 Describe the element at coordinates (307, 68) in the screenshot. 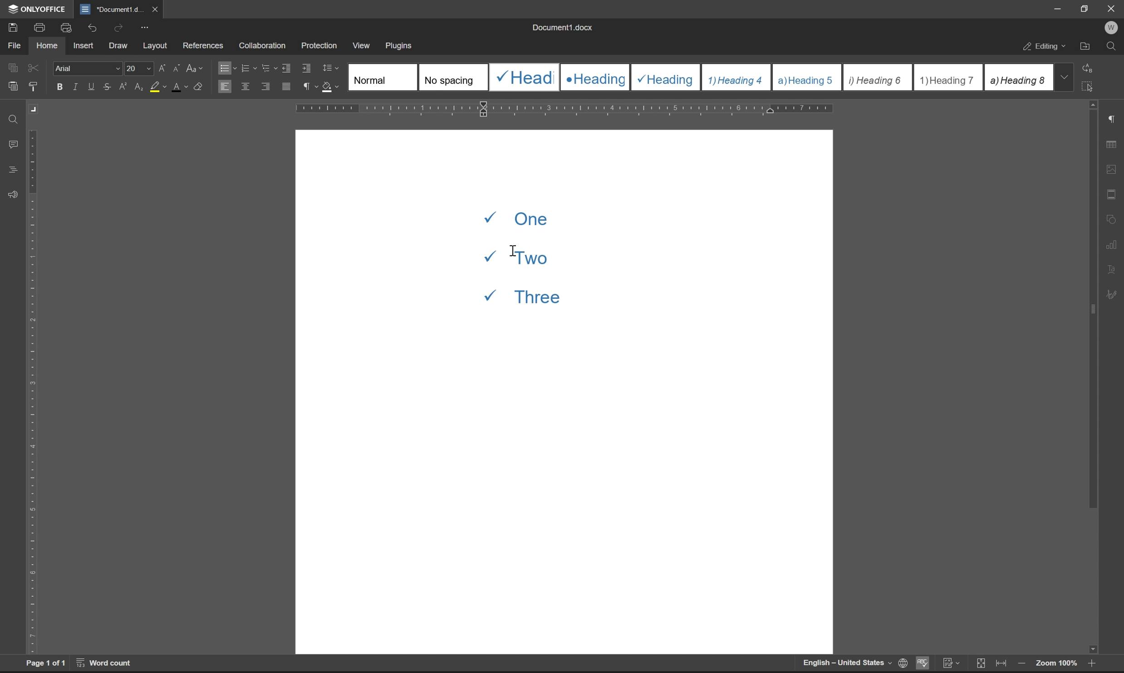

I see `increase indent` at that location.